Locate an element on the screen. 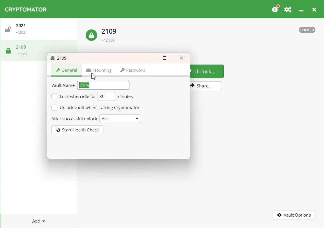  Ask is located at coordinates (120, 119).